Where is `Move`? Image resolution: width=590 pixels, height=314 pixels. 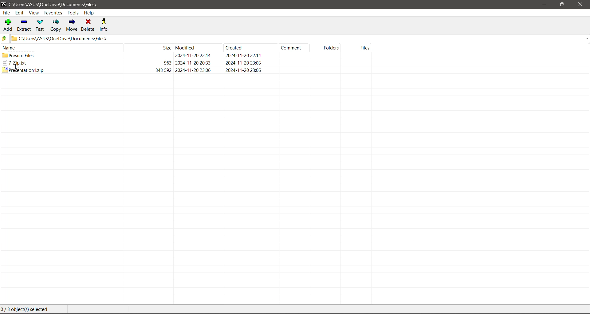 Move is located at coordinates (72, 25).